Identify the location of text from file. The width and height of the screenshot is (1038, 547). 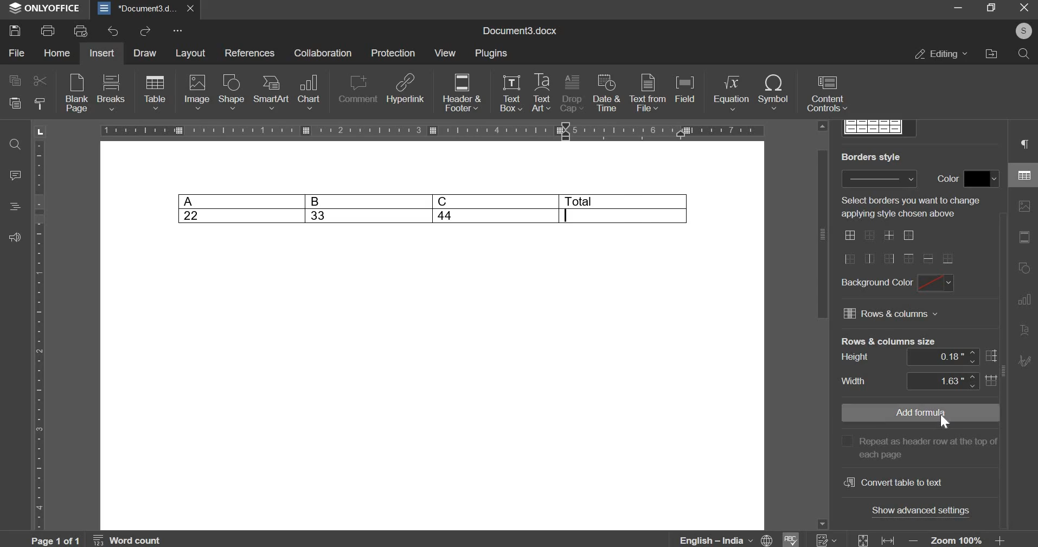
(647, 93).